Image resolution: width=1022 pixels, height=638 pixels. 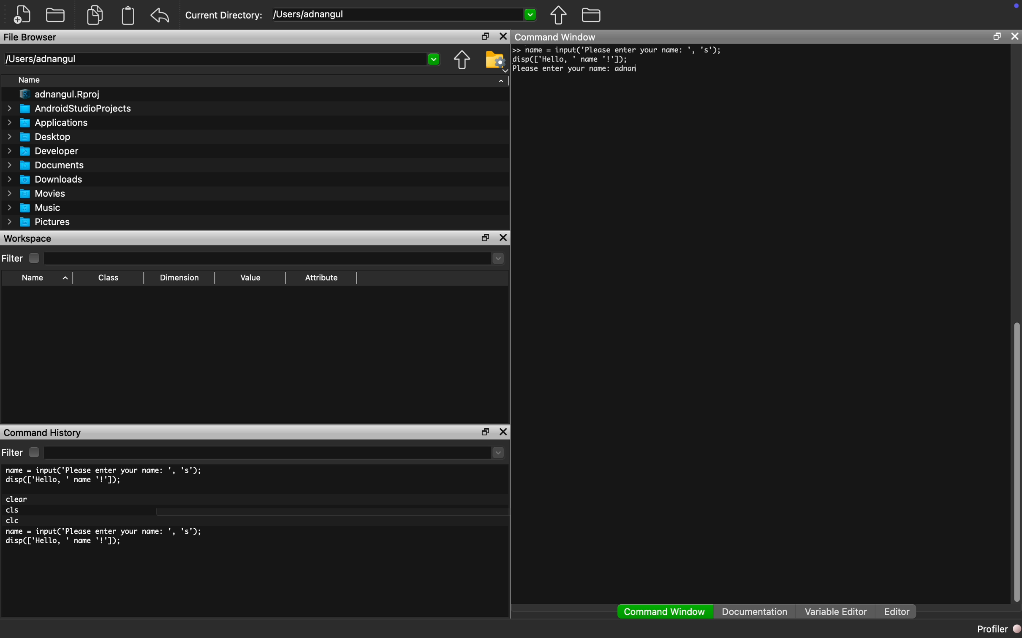 What do you see at coordinates (48, 165) in the screenshot?
I see `Documents` at bounding box center [48, 165].